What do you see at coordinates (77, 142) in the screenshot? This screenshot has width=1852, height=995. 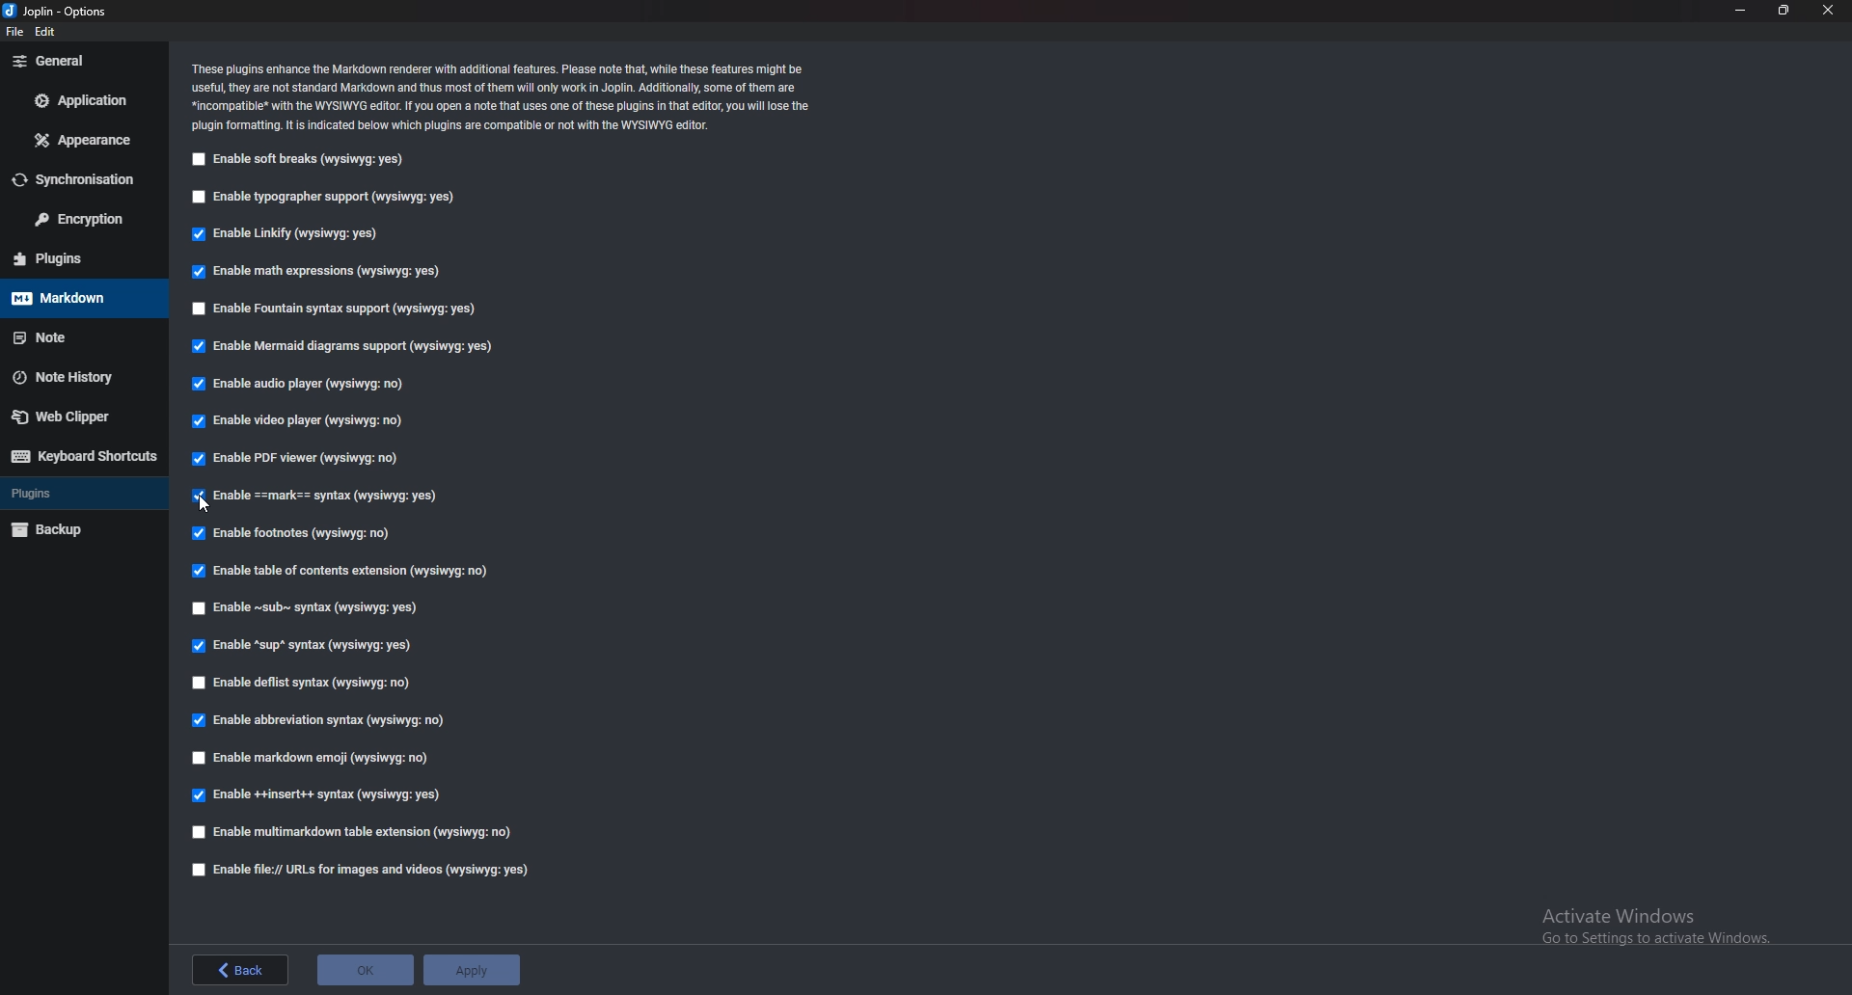 I see `Appearance` at bounding box center [77, 142].